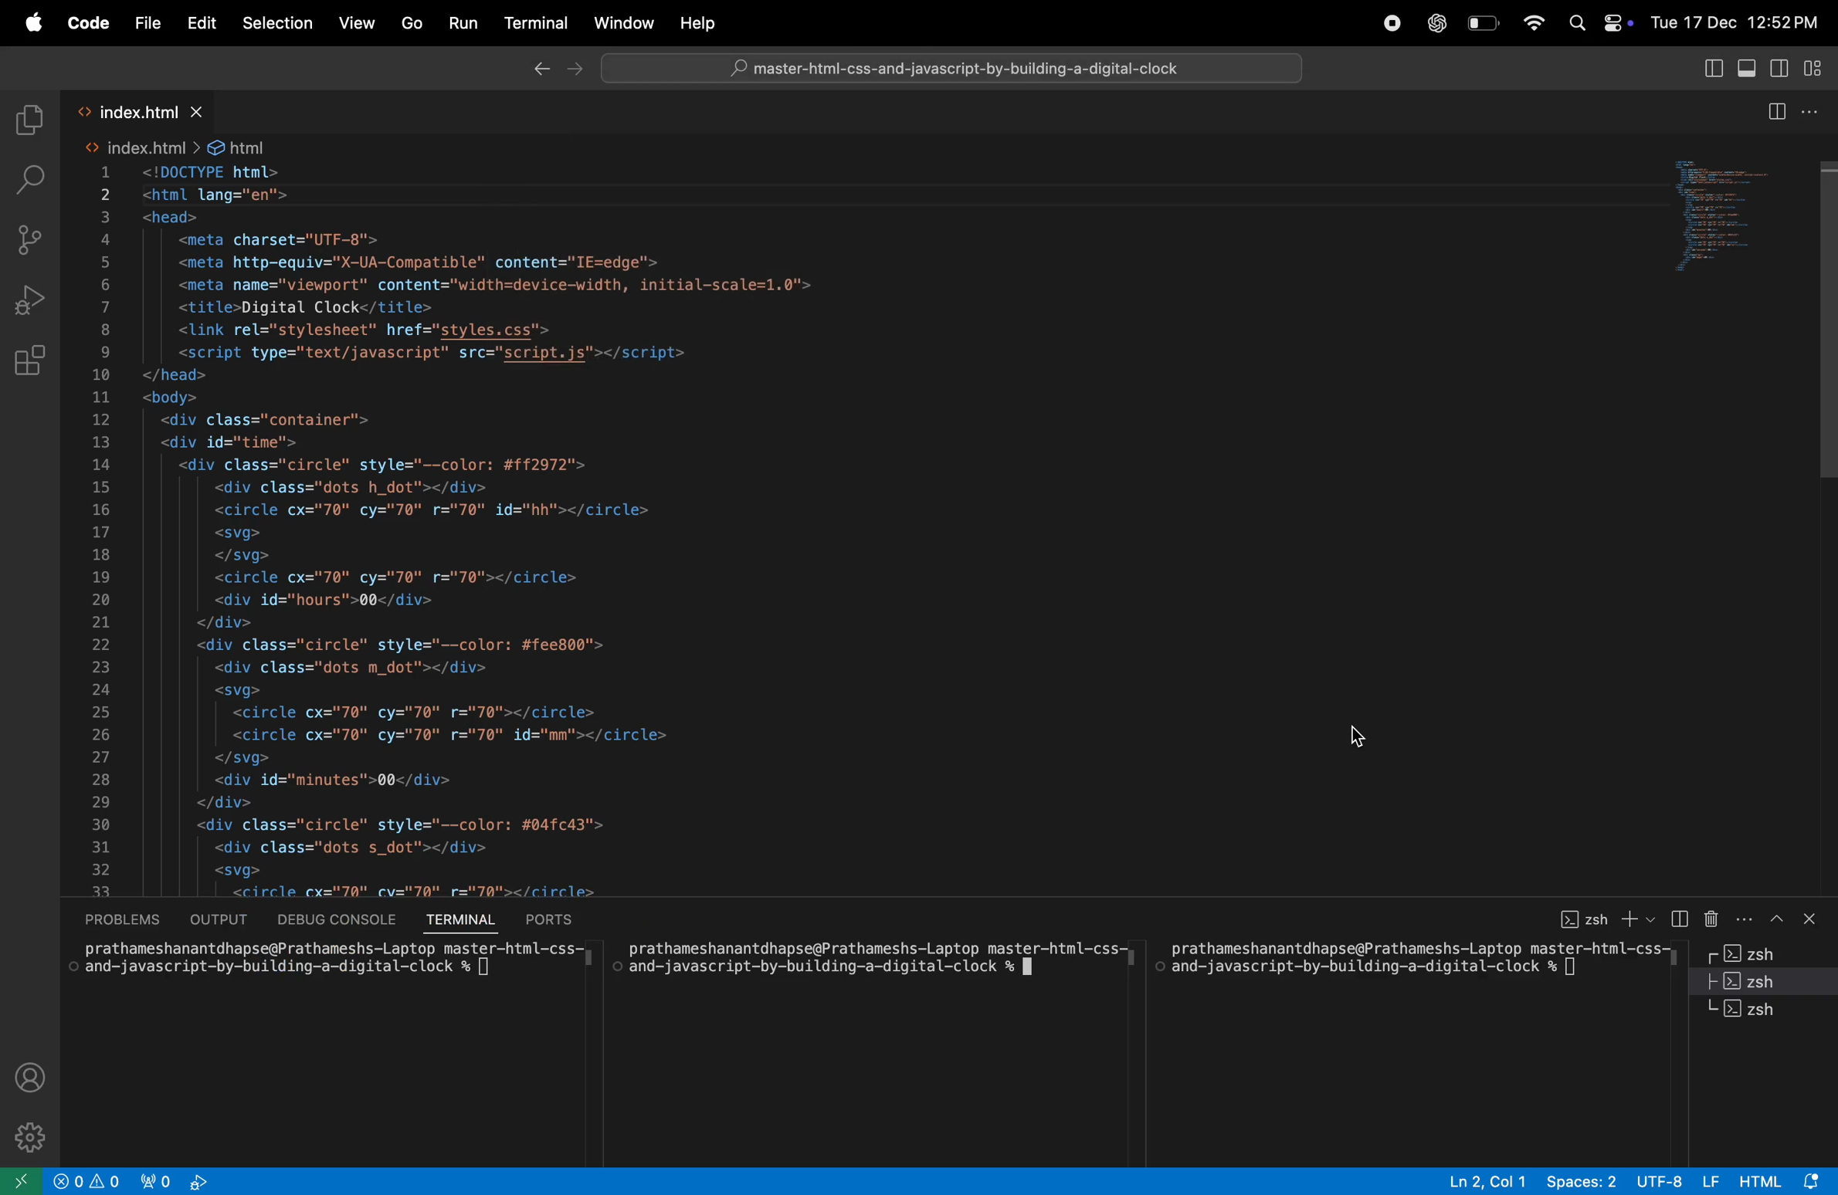 The width and height of the screenshot is (1838, 1195). Describe the element at coordinates (1767, 986) in the screenshot. I see `Zsh` at that location.